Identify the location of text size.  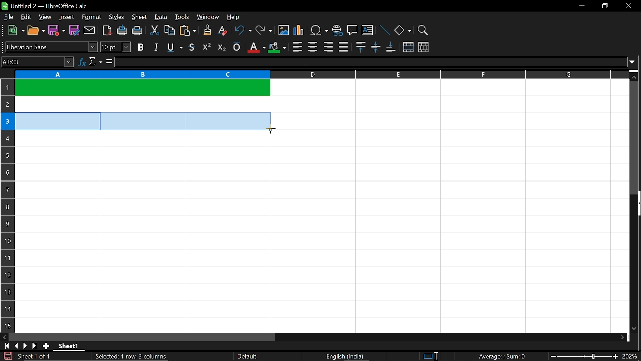
(116, 47).